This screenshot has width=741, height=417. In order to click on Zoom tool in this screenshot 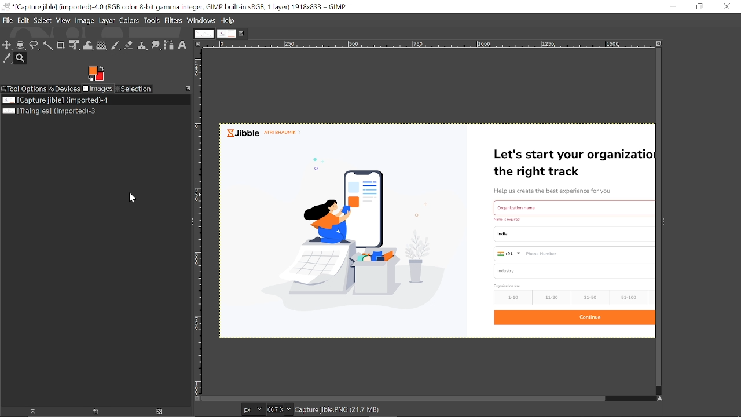, I will do `click(22, 58)`.